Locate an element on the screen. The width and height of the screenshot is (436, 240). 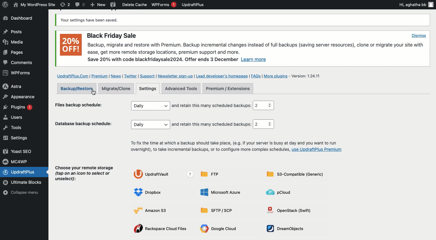
Your settings have been saved. is located at coordinates (90, 21).